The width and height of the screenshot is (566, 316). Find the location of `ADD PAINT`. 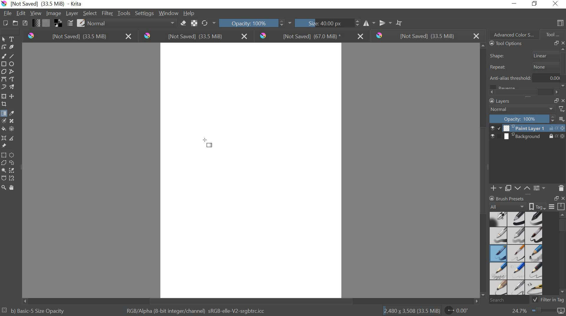

ADD PAINT is located at coordinates (495, 188).